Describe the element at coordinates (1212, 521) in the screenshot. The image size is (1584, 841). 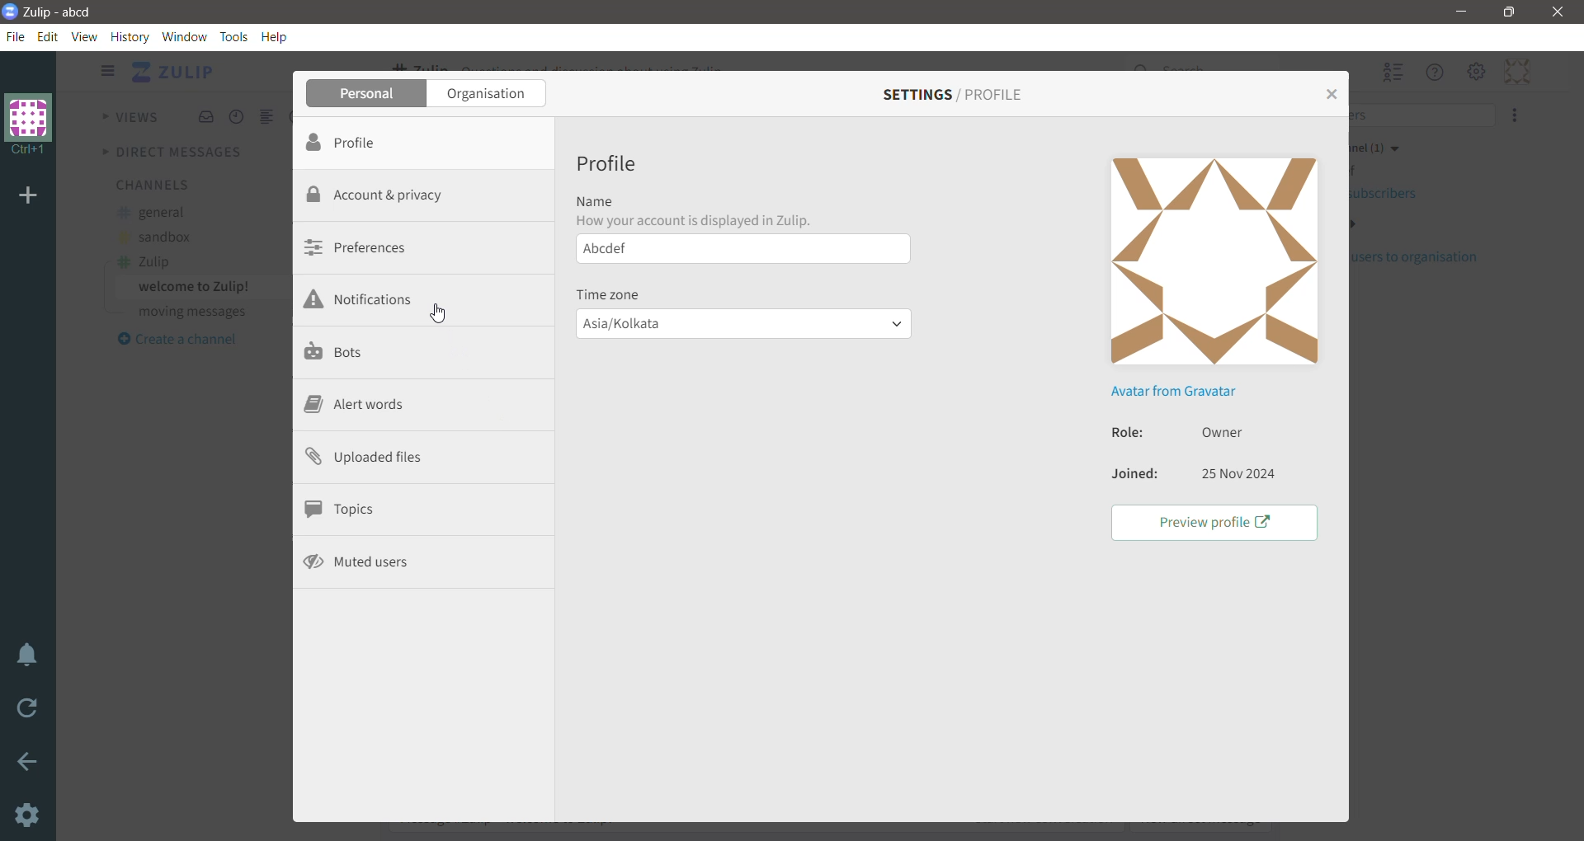
I see `Click to preview profile` at that location.